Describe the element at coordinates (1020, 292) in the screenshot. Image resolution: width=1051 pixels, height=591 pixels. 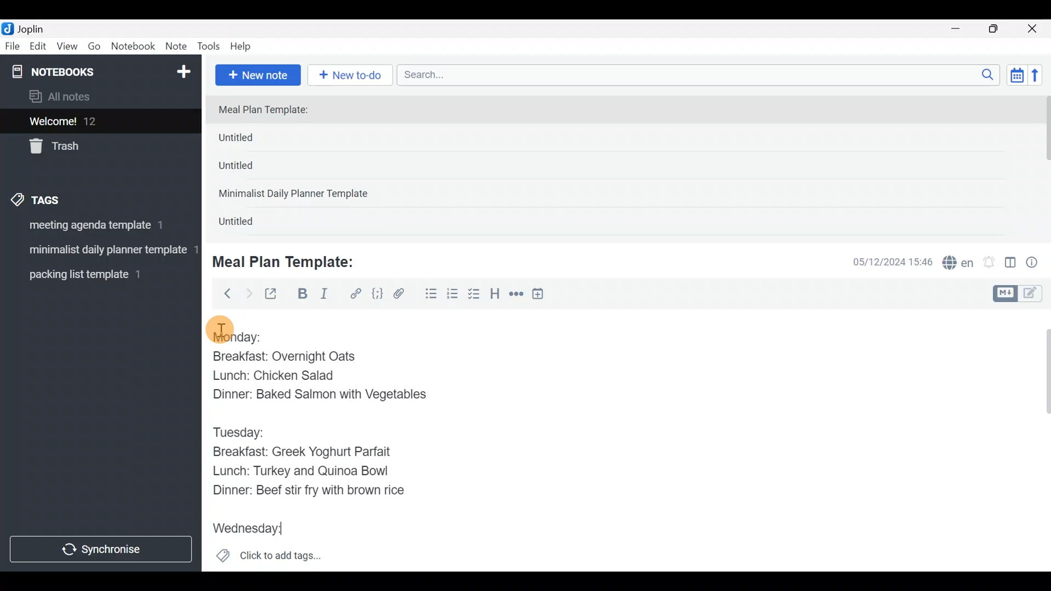
I see `Toggle editors` at that location.